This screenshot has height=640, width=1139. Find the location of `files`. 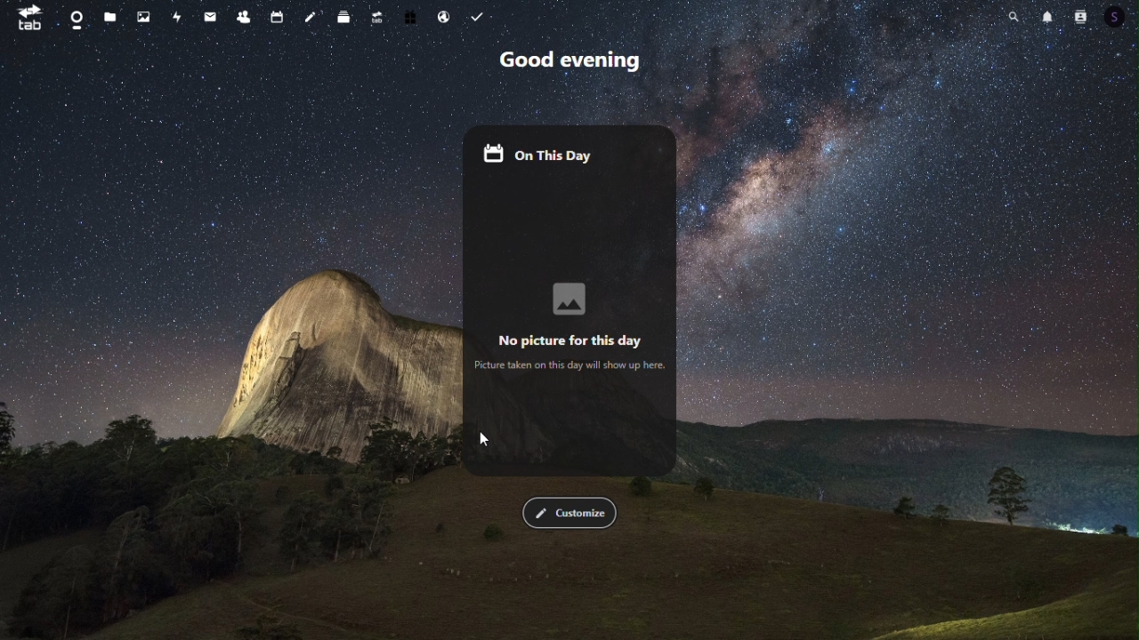

files is located at coordinates (110, 18).